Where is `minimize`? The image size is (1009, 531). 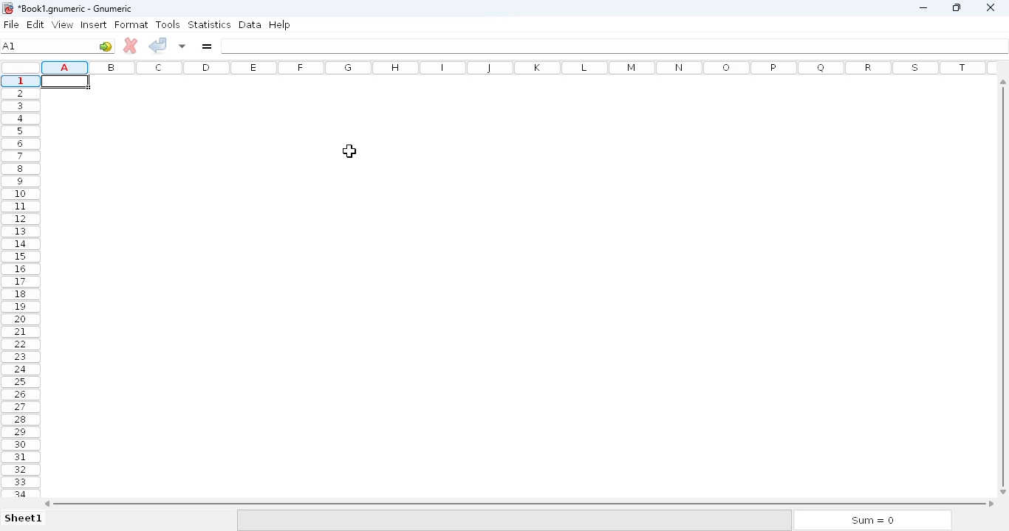 minimize is located at coordinates (924, 8).